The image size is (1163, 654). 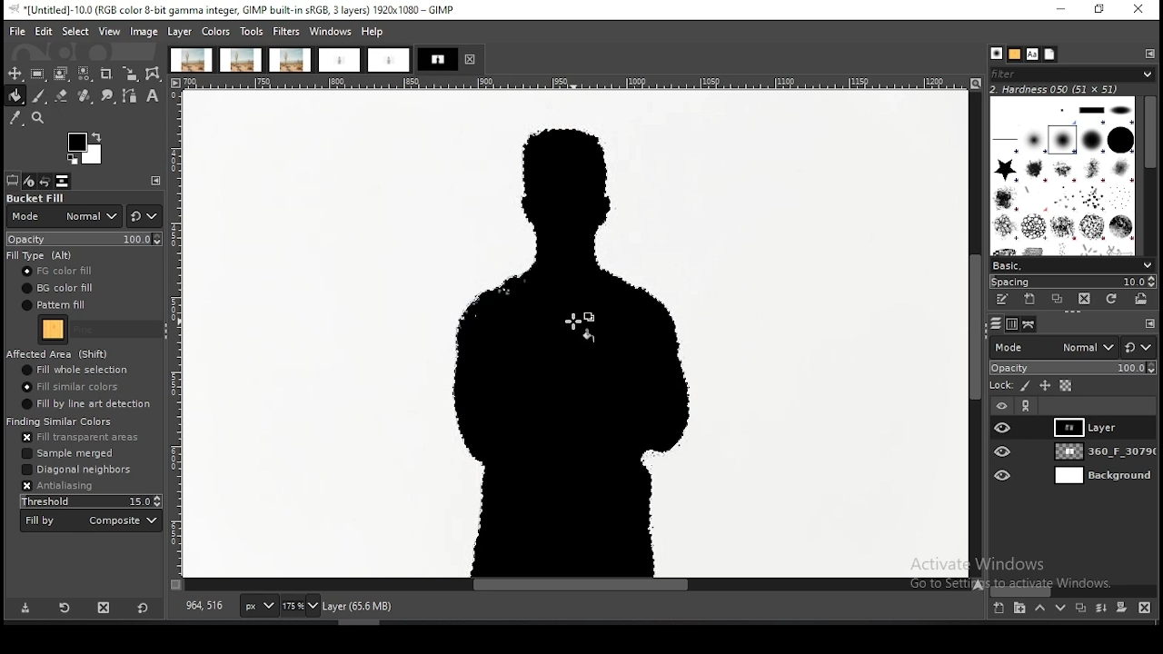 What do you see at coordinates (77, 31) in the screenshot?
I see `select` at bounding box center [77, 31].